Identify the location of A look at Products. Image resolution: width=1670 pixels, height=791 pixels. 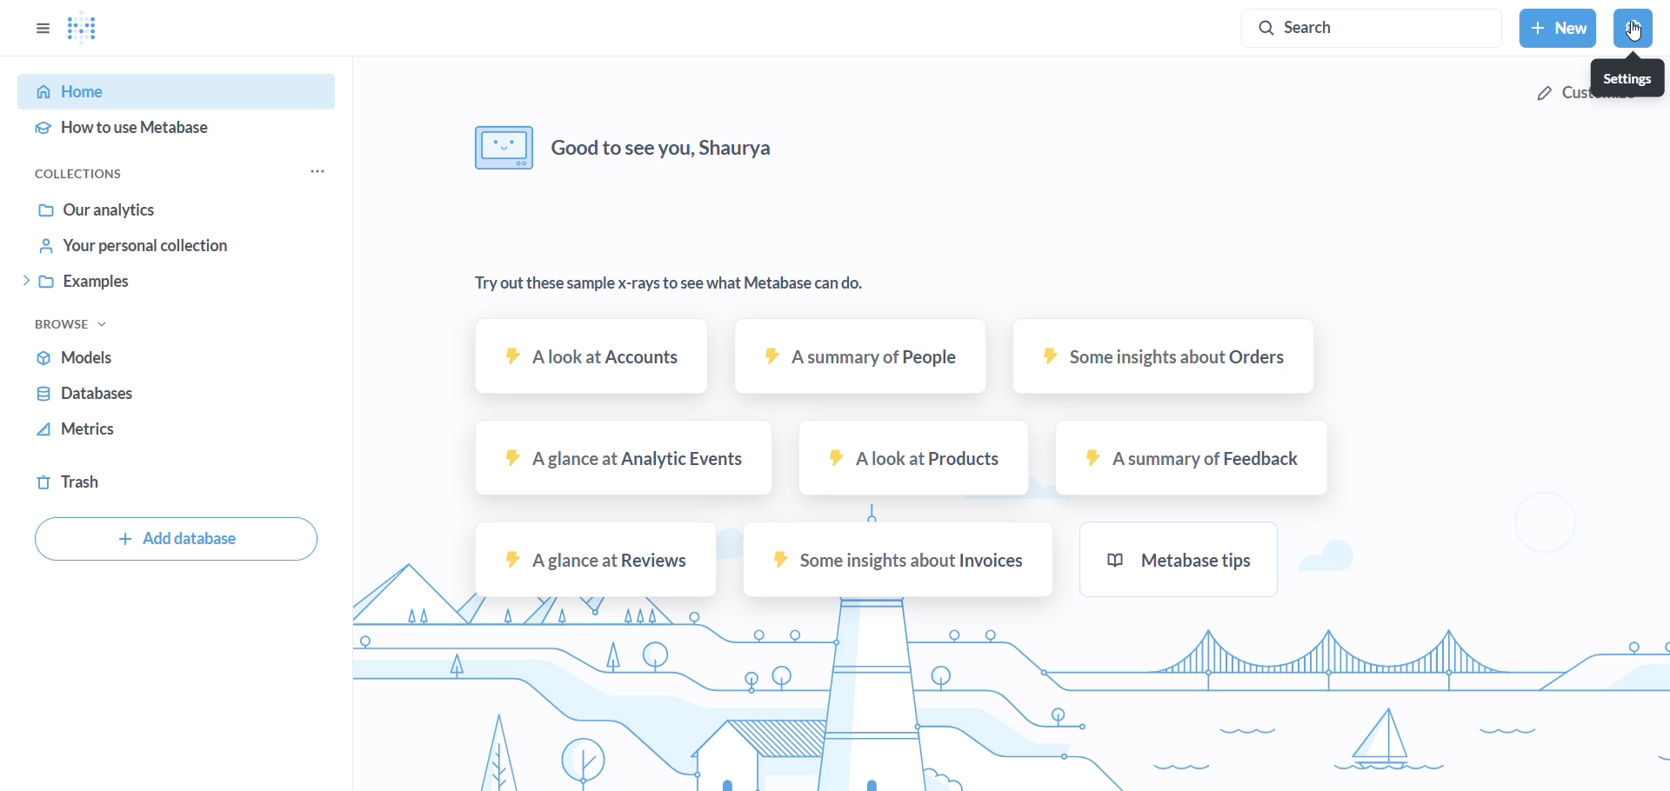
(914, 458).